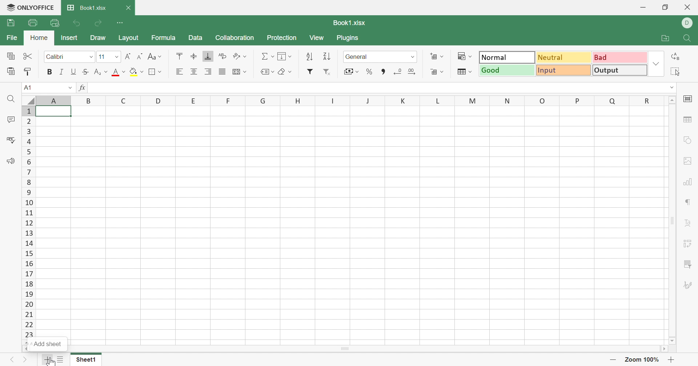  What do you see at coordinates (689, 264) in the screenshot?
I see `Filter settings` at bounding box center [689, 264].